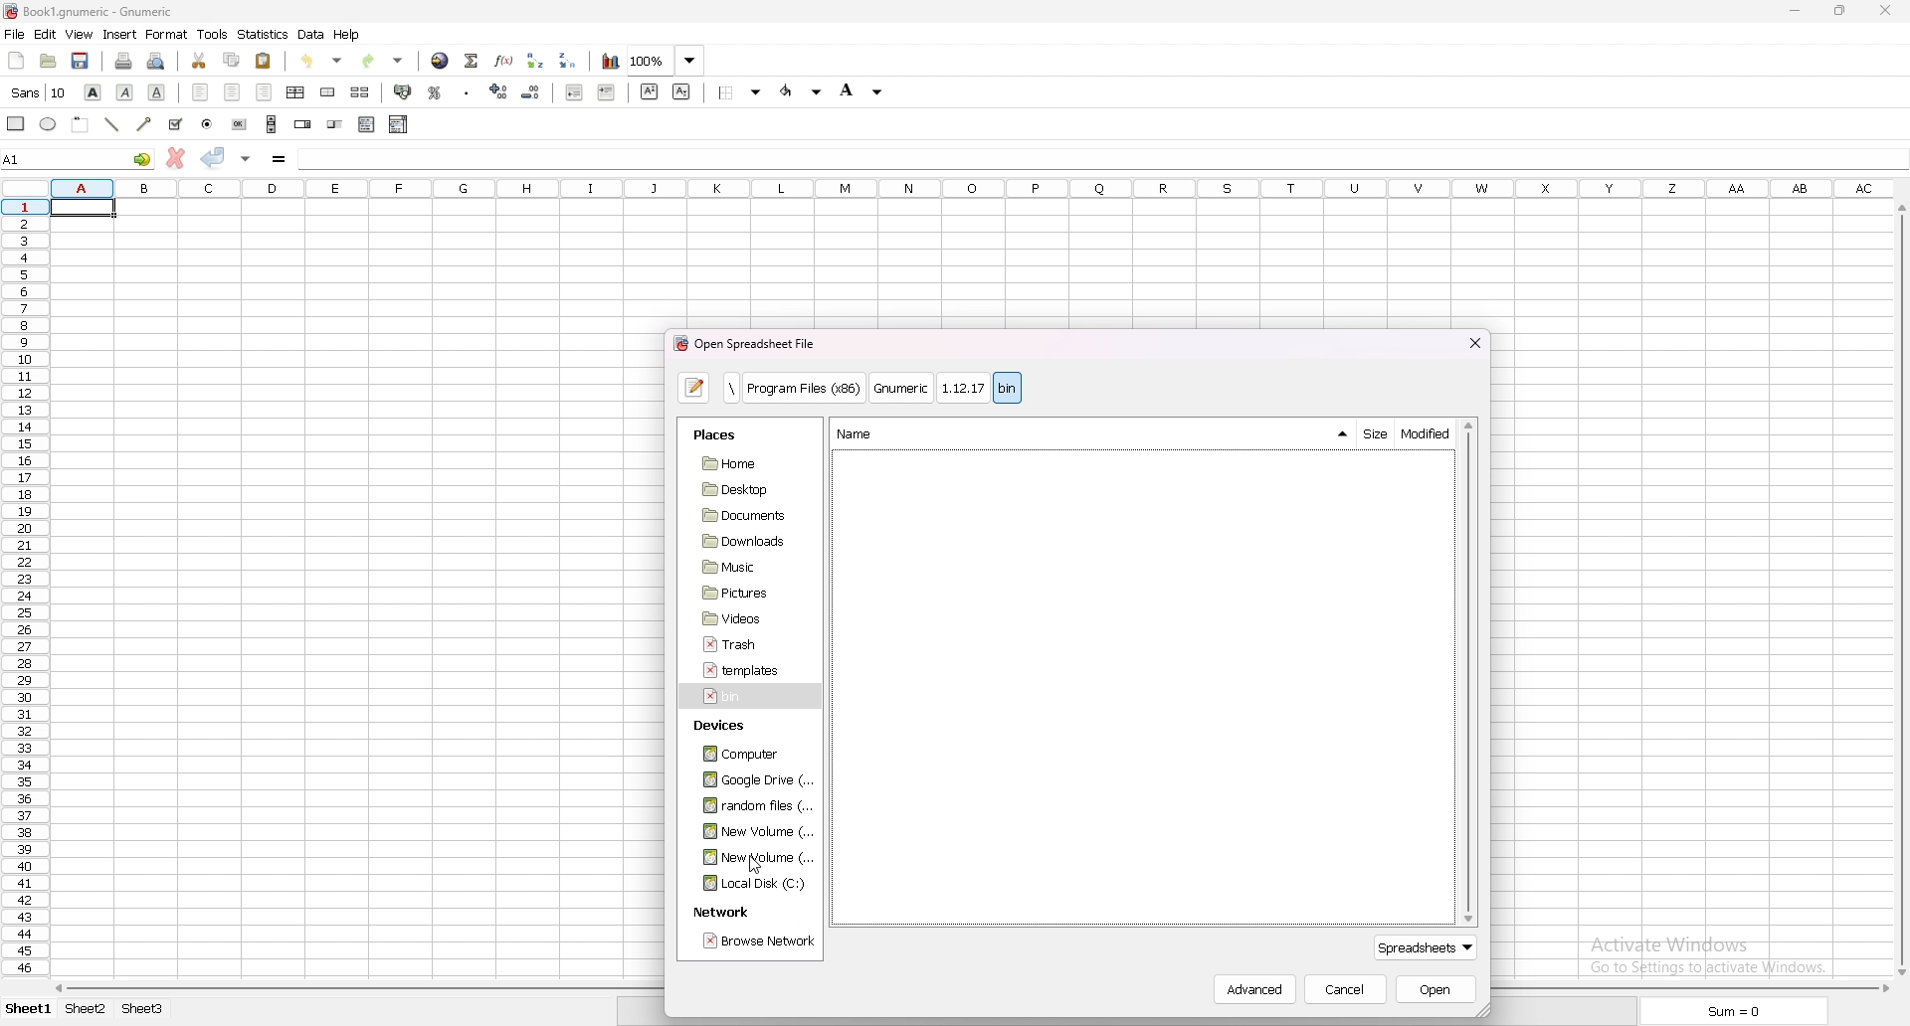 Image resolution: width=1910 pixels, height=1026 pixels. What do you see at coordinates (1710, 952) in the screenshot?
I see `Active Windows Go to Settings to activate Windows` at bounding box center [1710, 952].